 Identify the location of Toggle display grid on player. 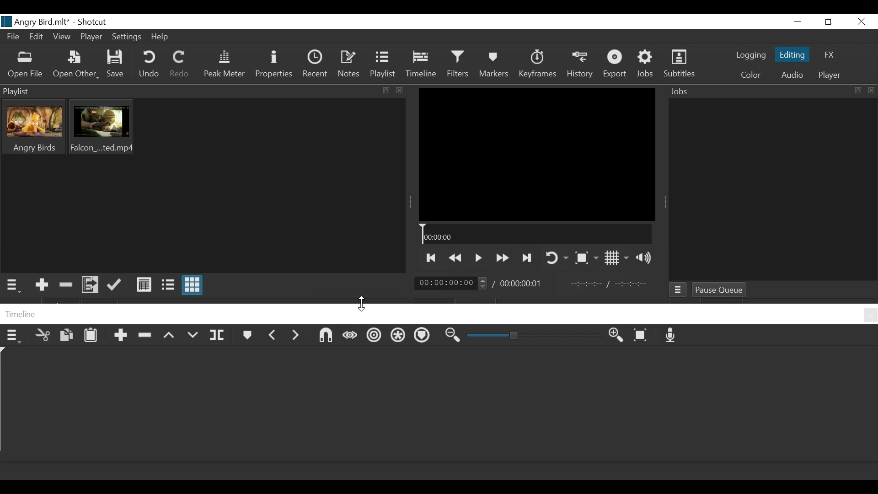
(618, 258).